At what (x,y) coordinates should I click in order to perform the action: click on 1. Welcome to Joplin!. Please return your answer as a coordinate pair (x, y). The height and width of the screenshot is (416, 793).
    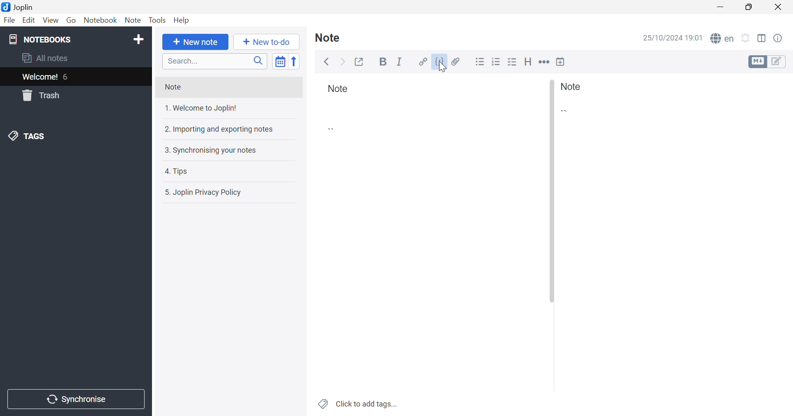
    Looking at the image, I should click on (199, 109).